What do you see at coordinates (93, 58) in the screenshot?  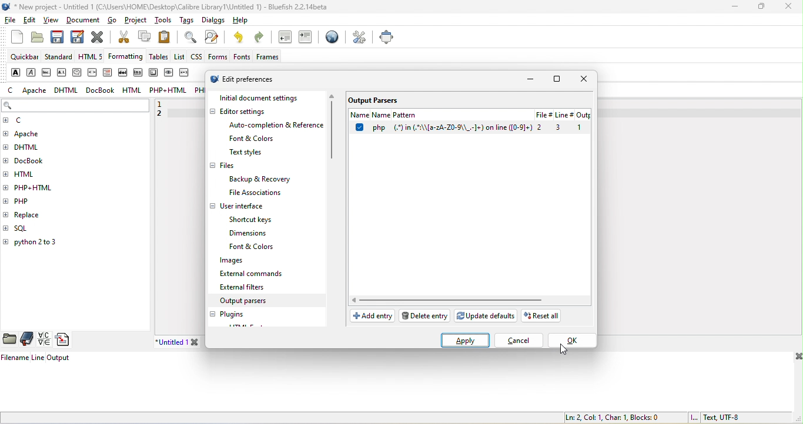 I see `html 5` at bounding box center [93, 58].